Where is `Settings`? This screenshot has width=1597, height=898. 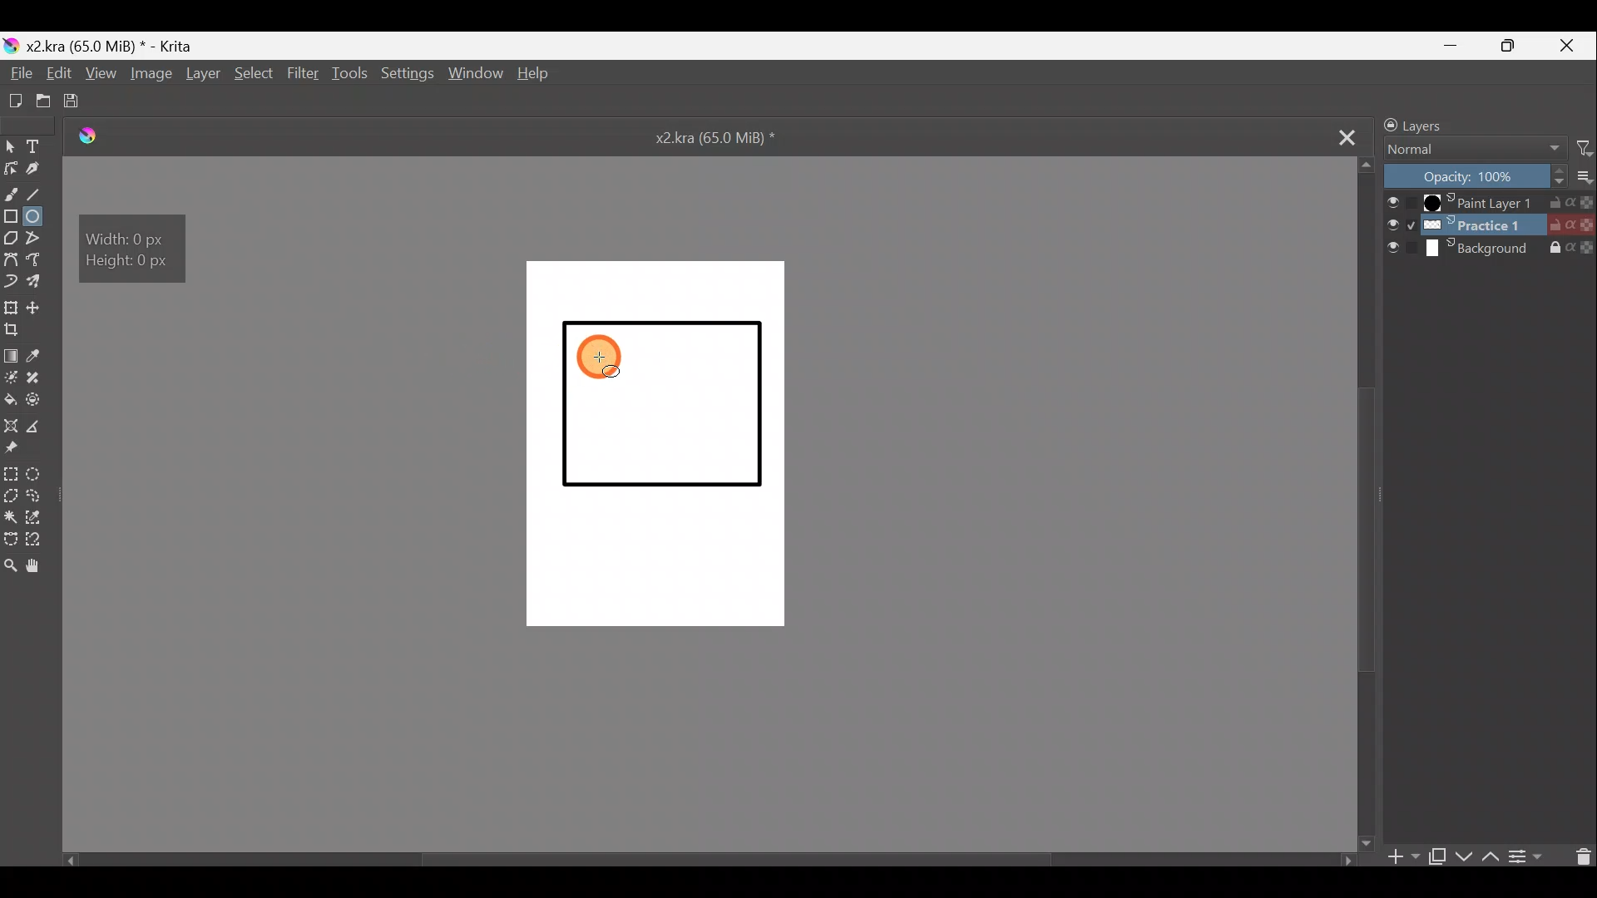 Settings is located at coordinates (408, 76).